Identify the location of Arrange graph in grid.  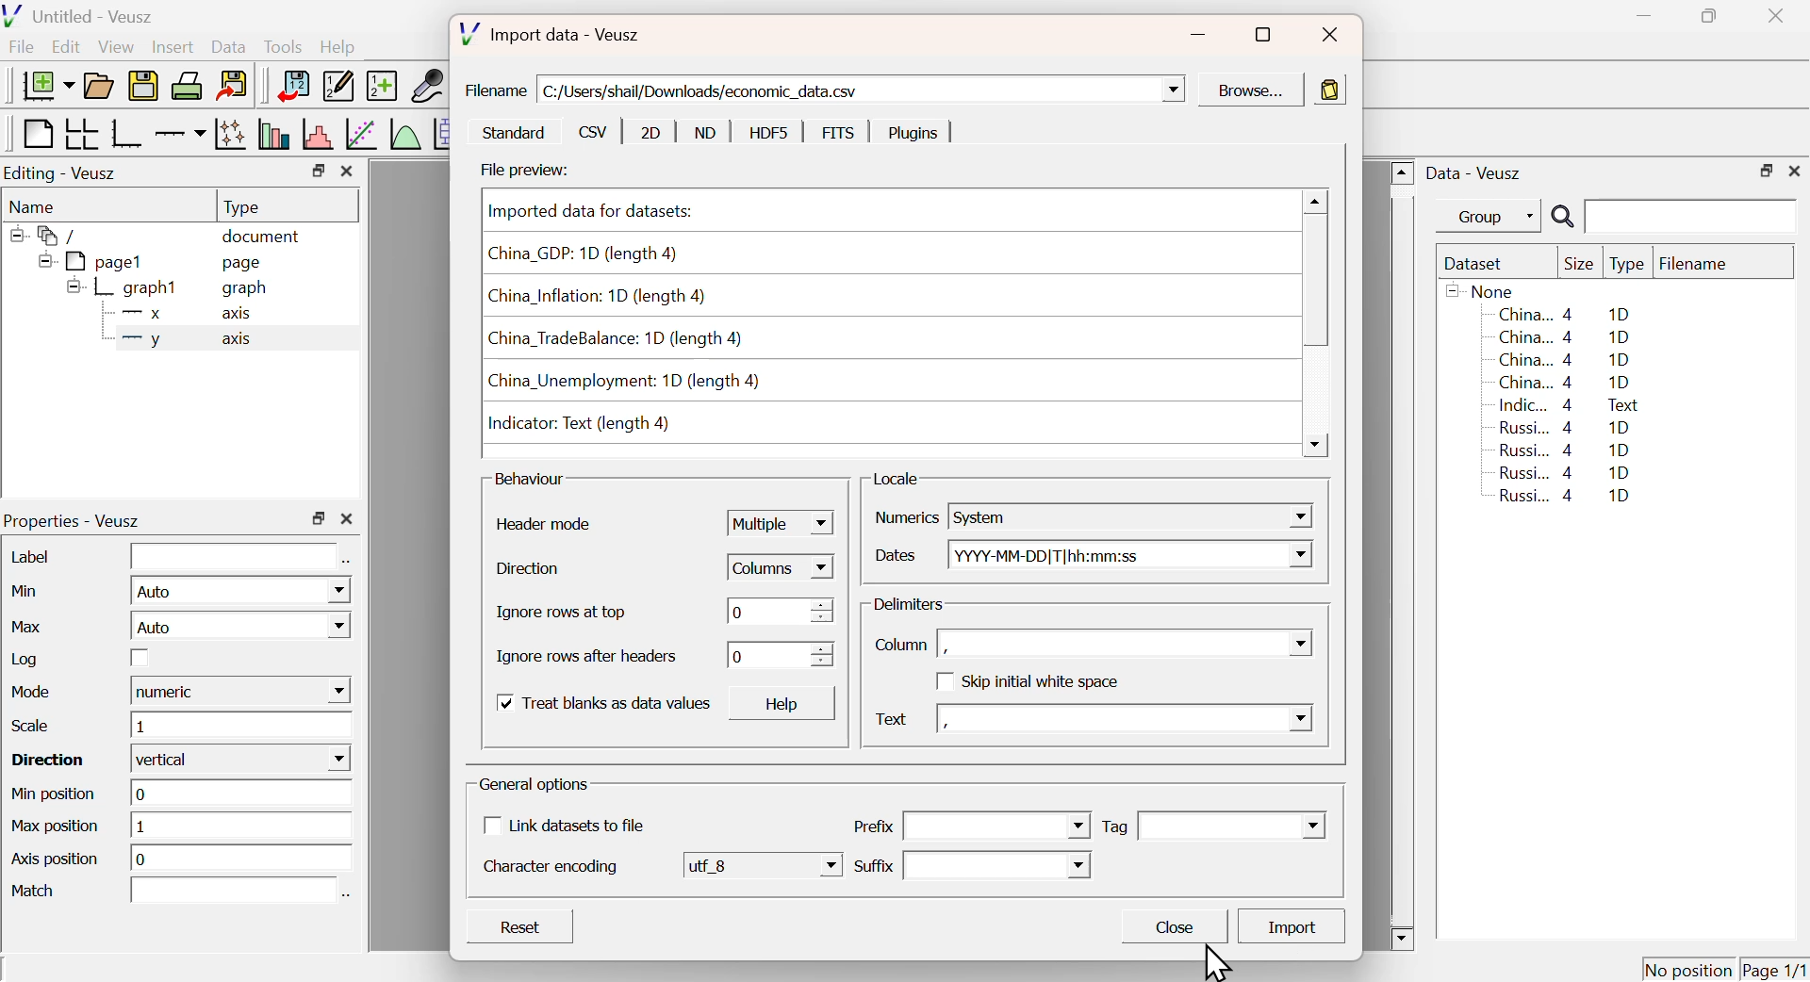
(80, 133).